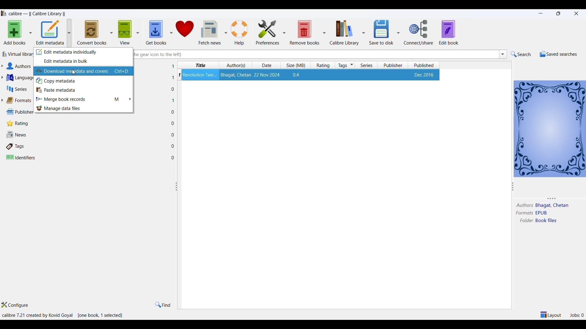 This screenshot has height=329, width=586. I want to click on formats, so click(21, 100).